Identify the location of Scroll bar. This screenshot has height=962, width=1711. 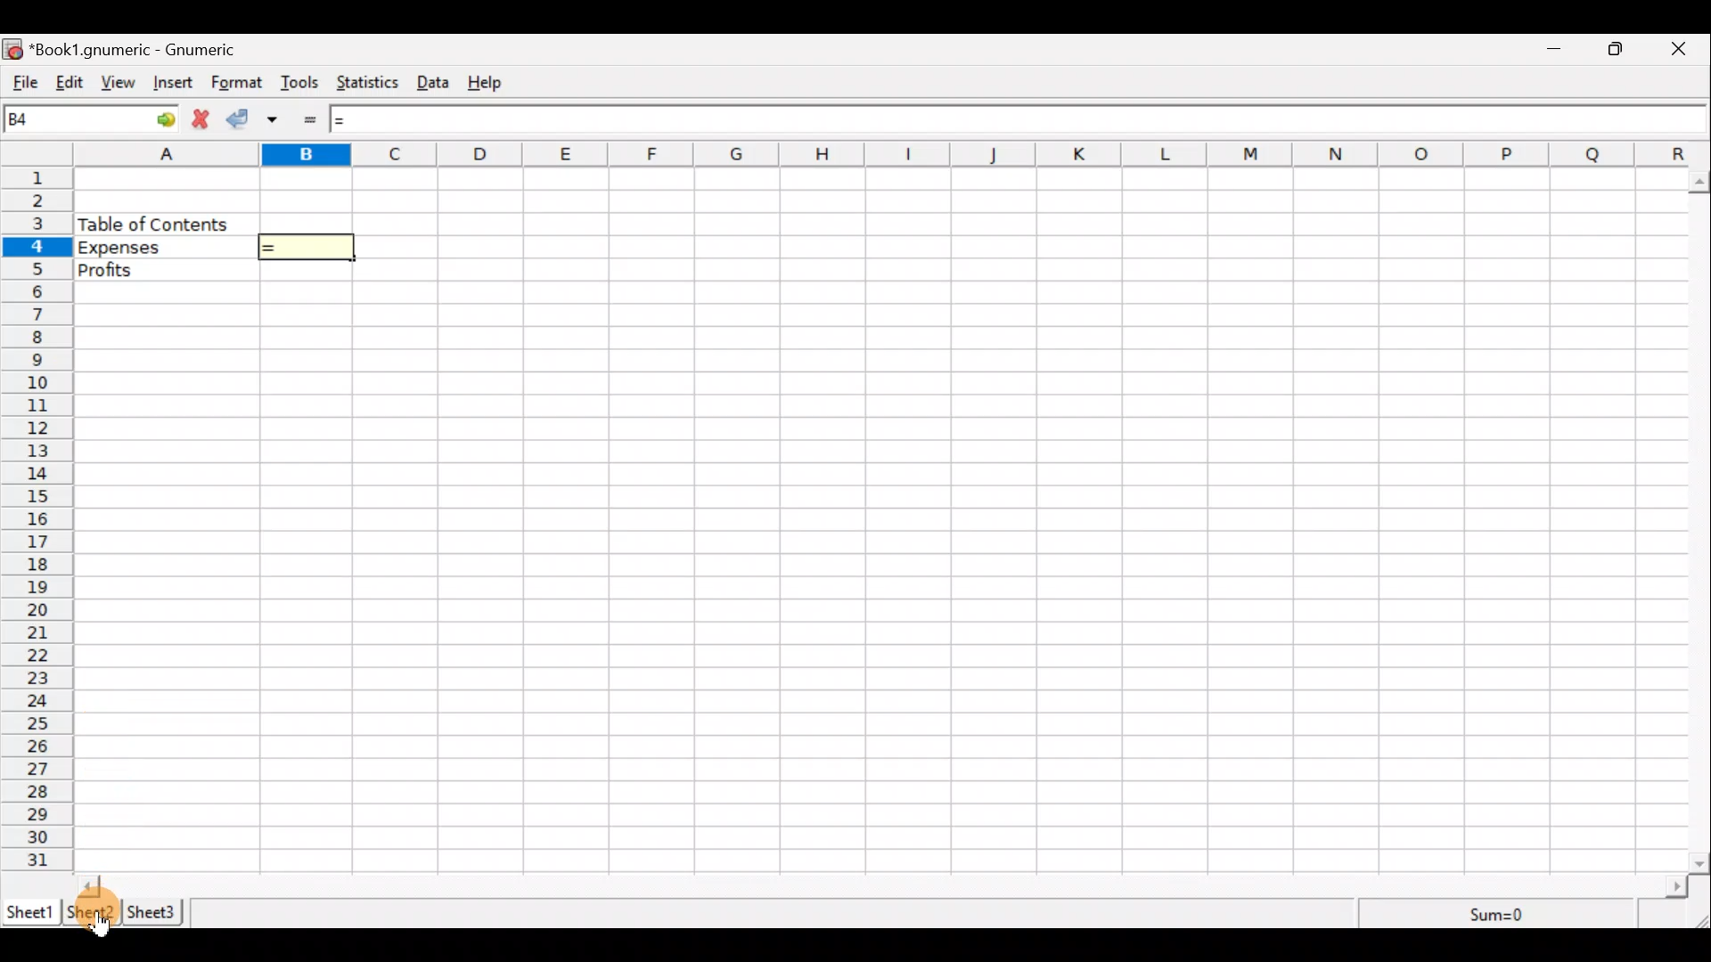
(883, 885).